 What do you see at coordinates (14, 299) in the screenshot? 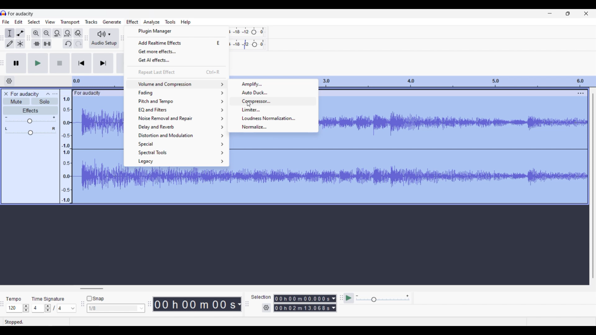
I see `tempo` at bounding box center [14, 299].